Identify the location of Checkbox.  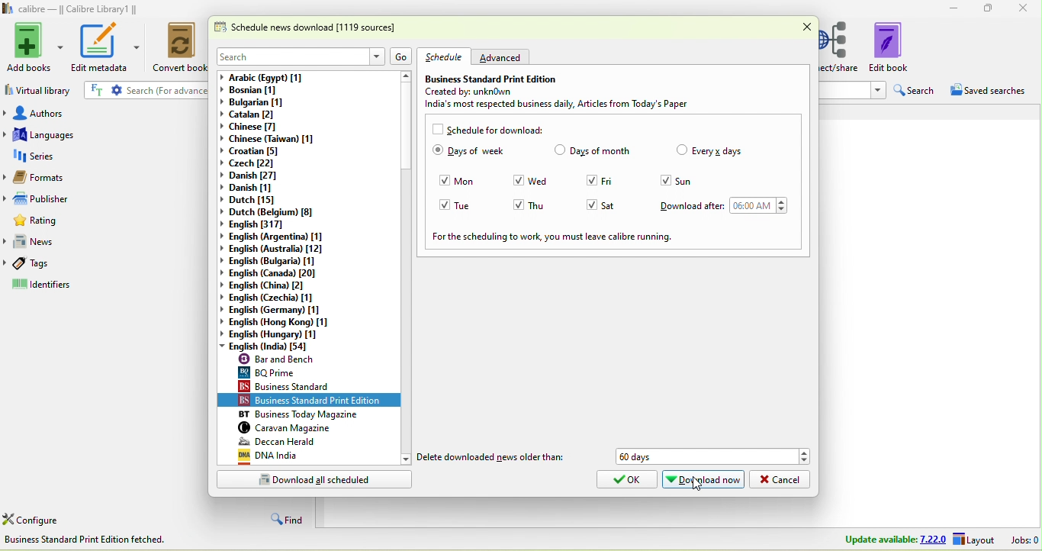
(663, 182).